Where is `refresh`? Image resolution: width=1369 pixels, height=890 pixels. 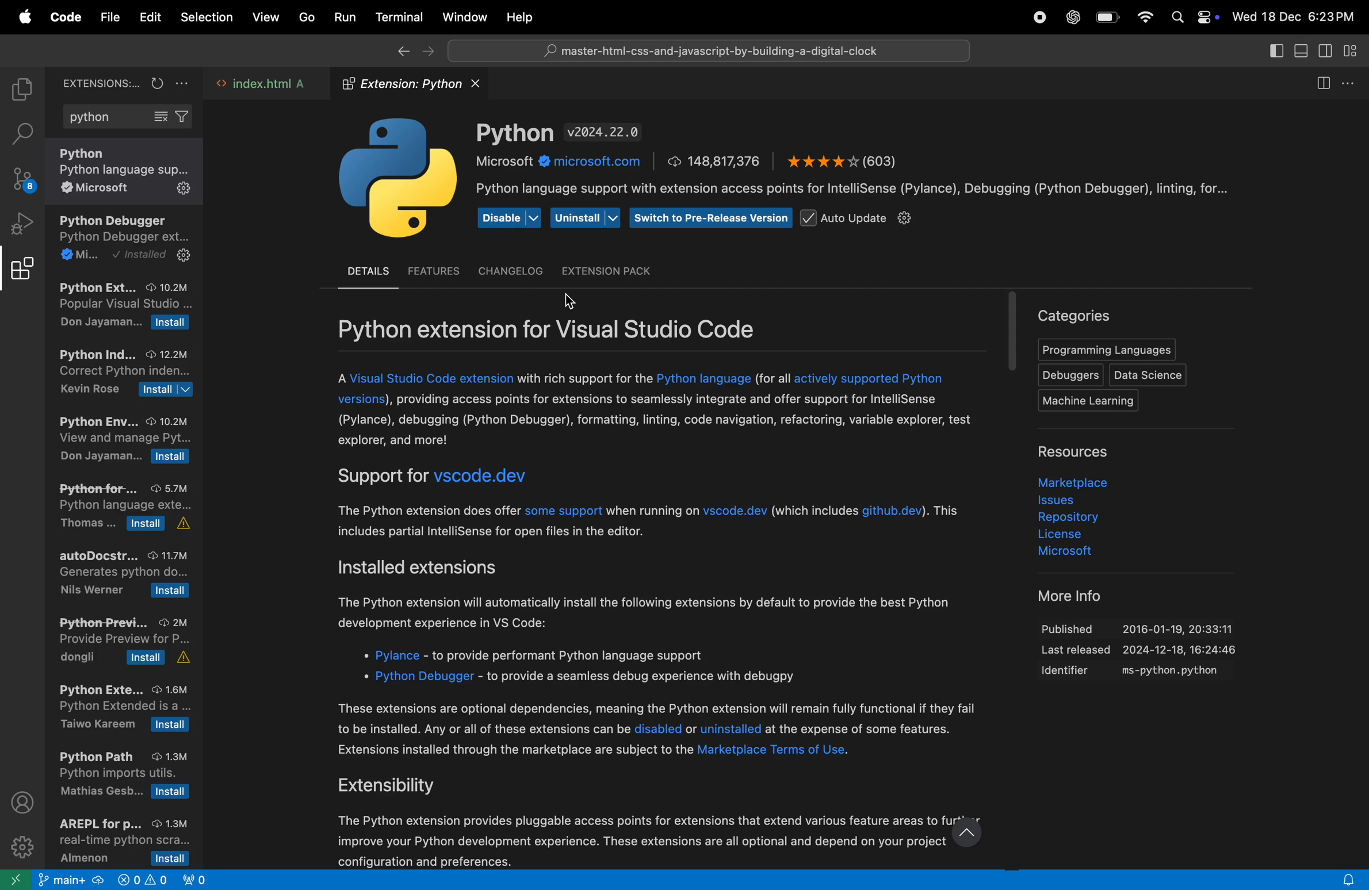 refresh is located at coordinates (155, 82).